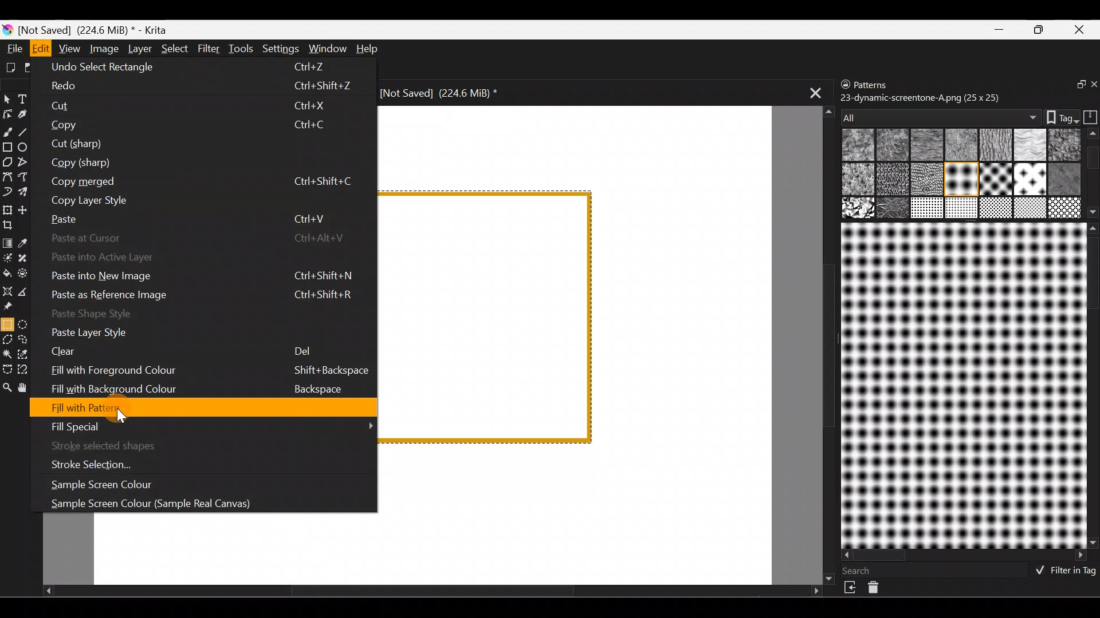 The height and width of the screenshot is (618, 1100). Describe the element at coordinates (1093, 173) in the screenshot. I see `Scroll bar` at that location.